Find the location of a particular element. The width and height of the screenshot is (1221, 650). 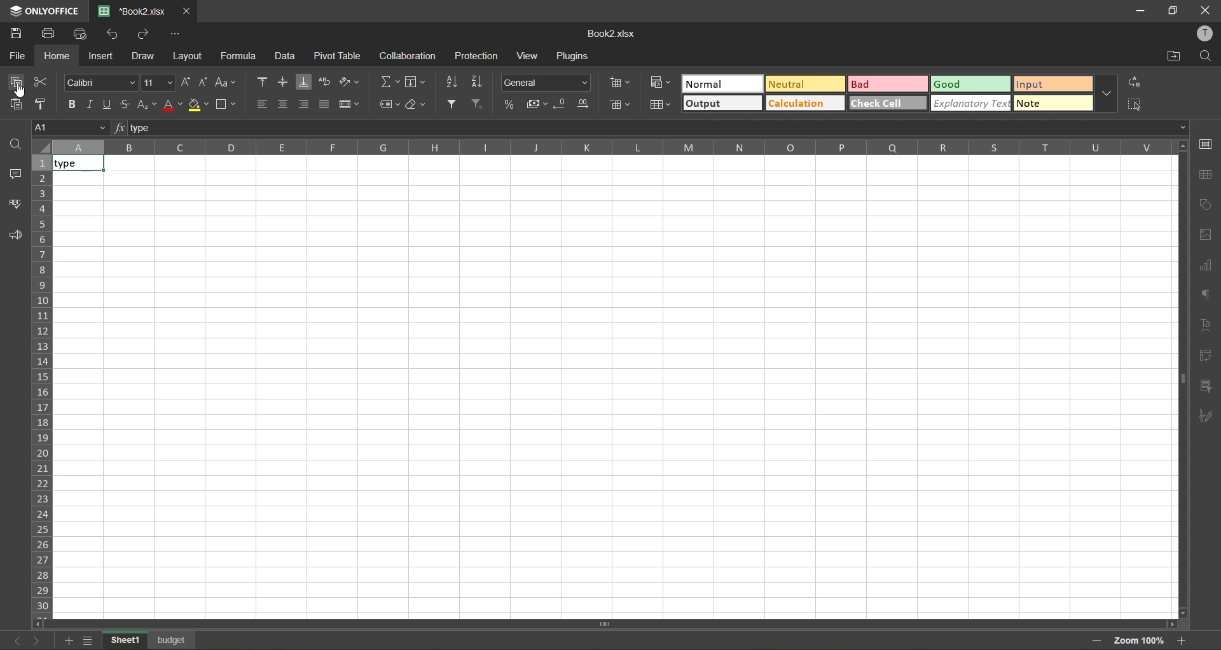

increase decimal is located at coordinates (584, 104).